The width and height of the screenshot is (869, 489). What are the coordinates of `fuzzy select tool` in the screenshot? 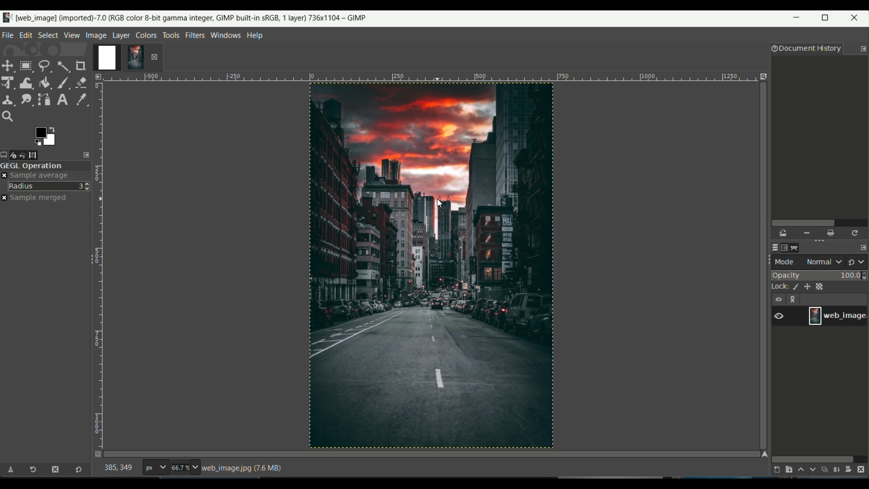 It's located at (63, 65).